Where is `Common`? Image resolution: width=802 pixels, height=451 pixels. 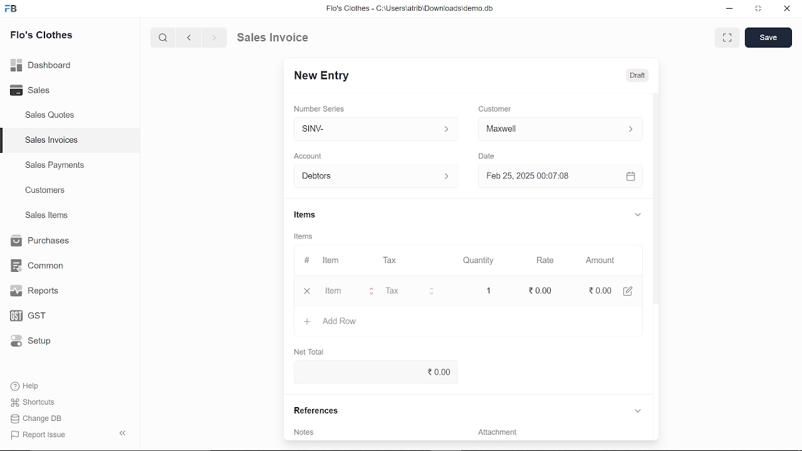 Common is located at coordinates (39, 266).